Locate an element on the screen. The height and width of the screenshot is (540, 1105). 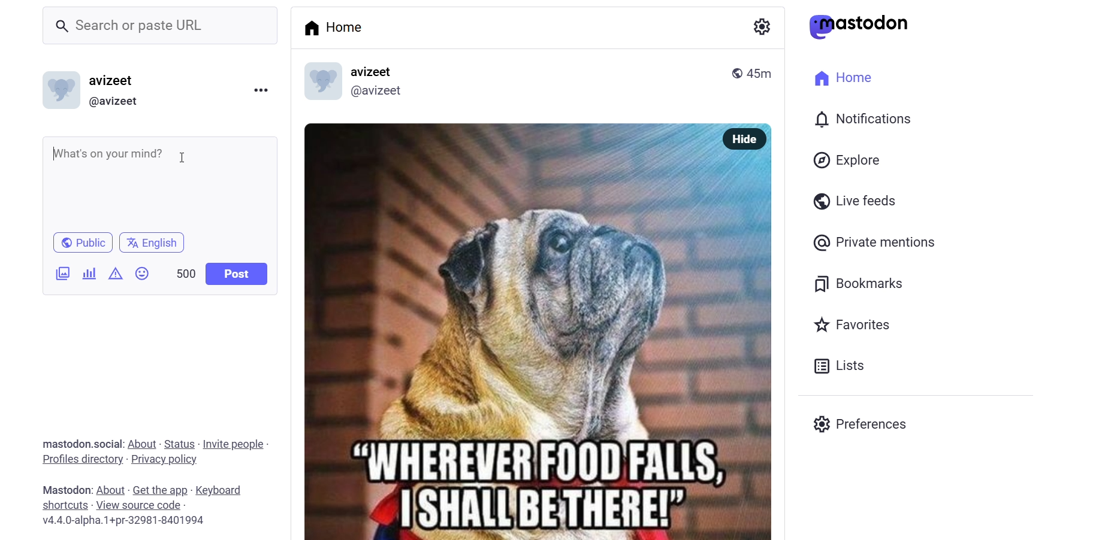
@ Private mentions is located at coordinates (875, 243).